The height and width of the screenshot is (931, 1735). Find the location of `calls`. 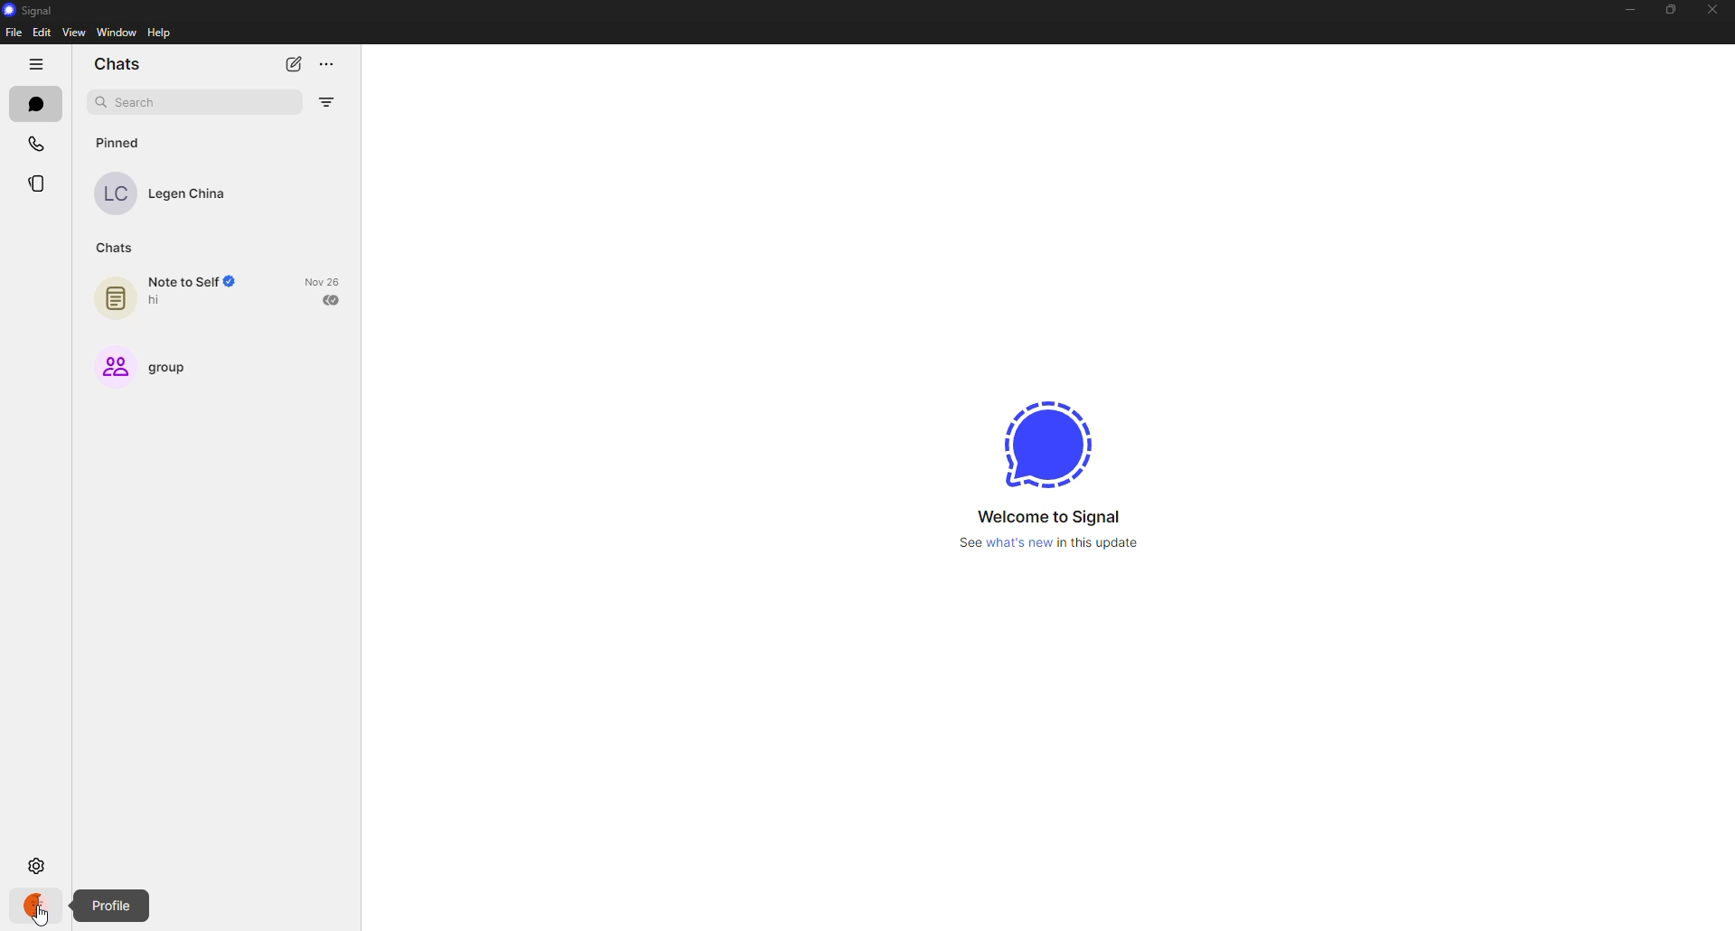

calls is located at coordinates (39, 142).